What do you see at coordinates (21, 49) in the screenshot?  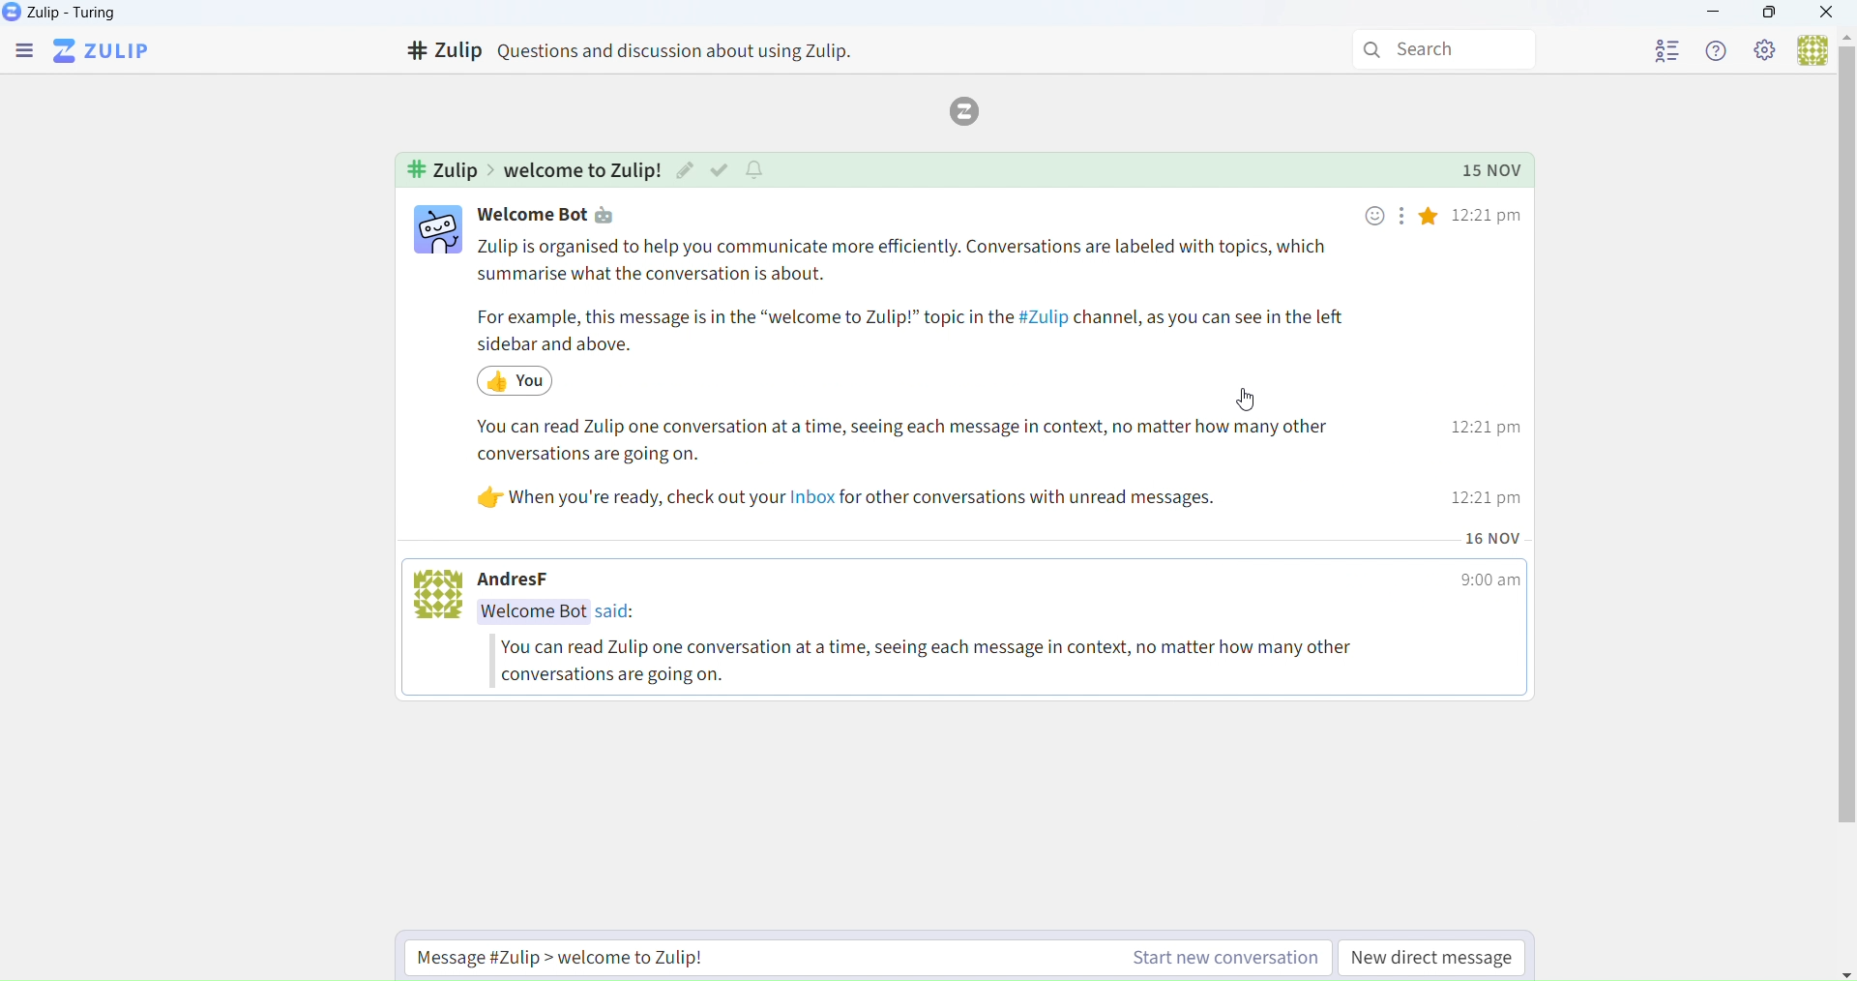 I see `Menu Bar` at bounding box center [21, 49].